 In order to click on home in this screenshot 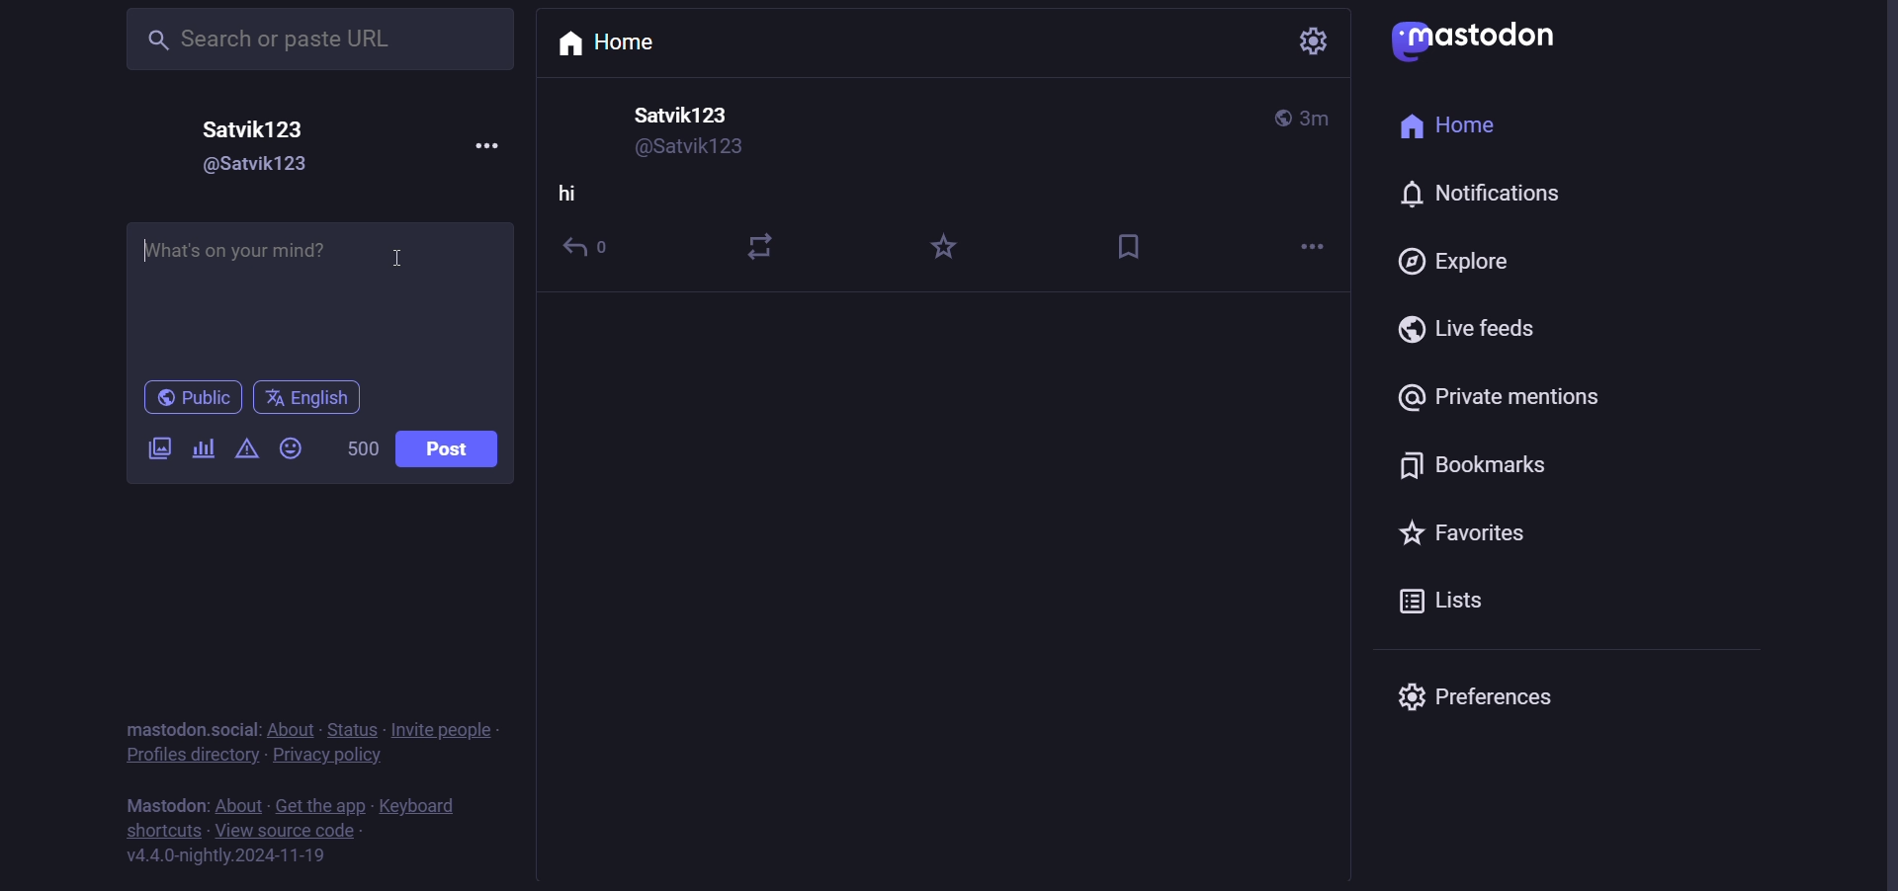, I will do `click(618, 41)`.